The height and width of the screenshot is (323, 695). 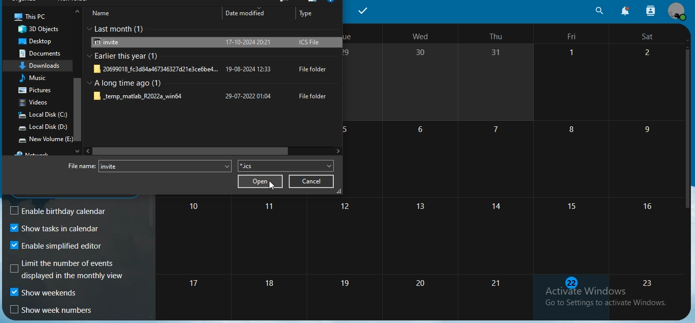 What do you see at coordinates (281, 167) in the screenshot?
I see `file type` at bounding box center [281, 167].